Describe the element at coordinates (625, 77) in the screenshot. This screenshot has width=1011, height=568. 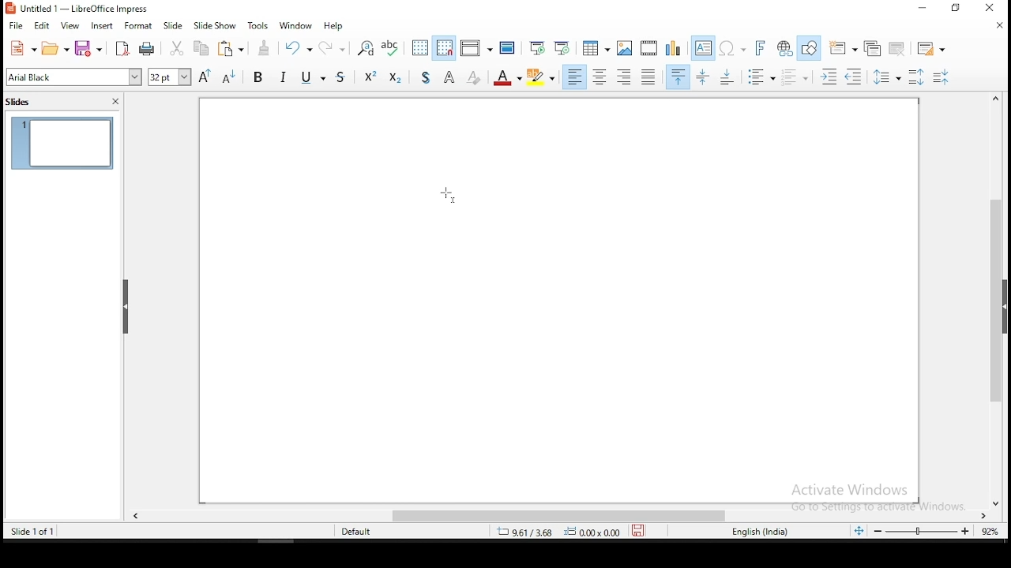
I see `Right Align` at that location.